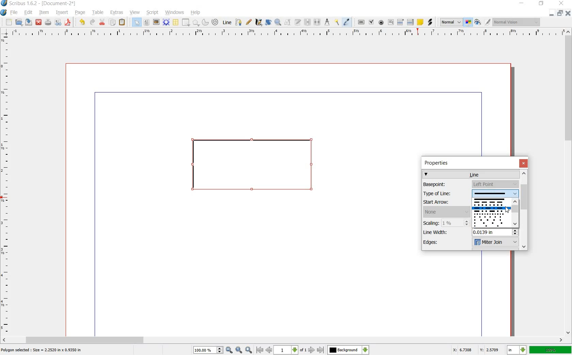  What do you see at coordinates (490, 213) in the screenshot?
I see `line styles` at bounding box center [490, 213].